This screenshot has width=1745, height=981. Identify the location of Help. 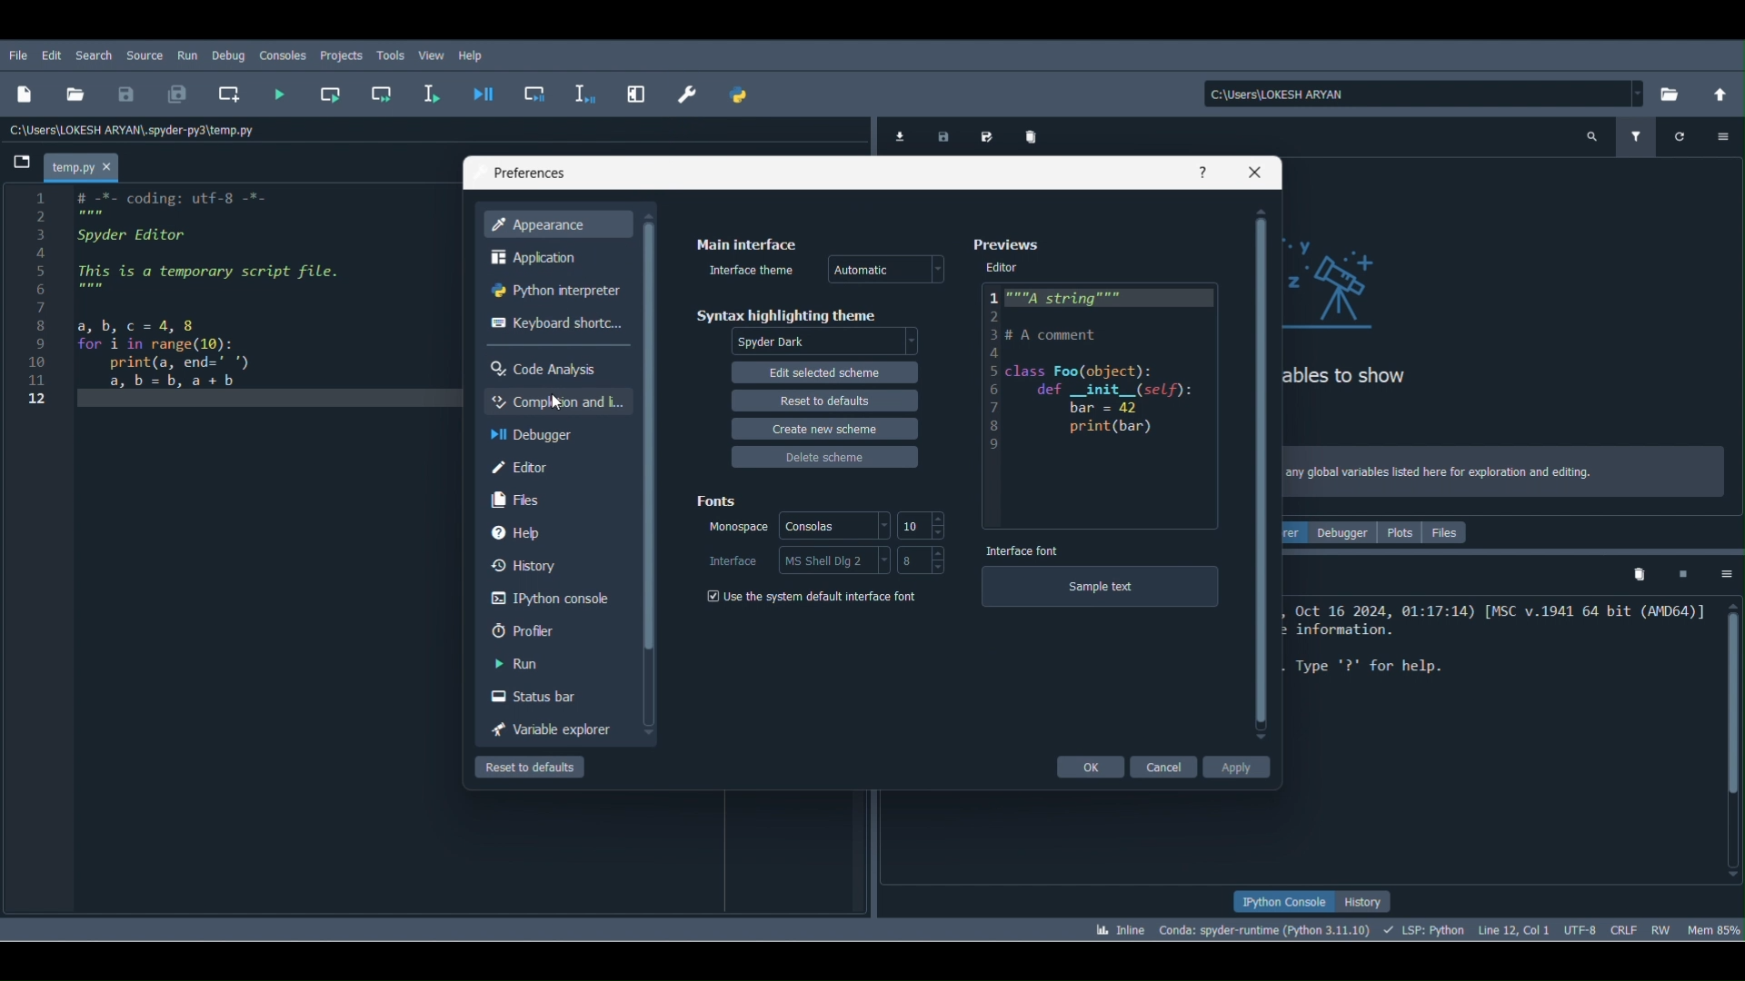
(524, 535).